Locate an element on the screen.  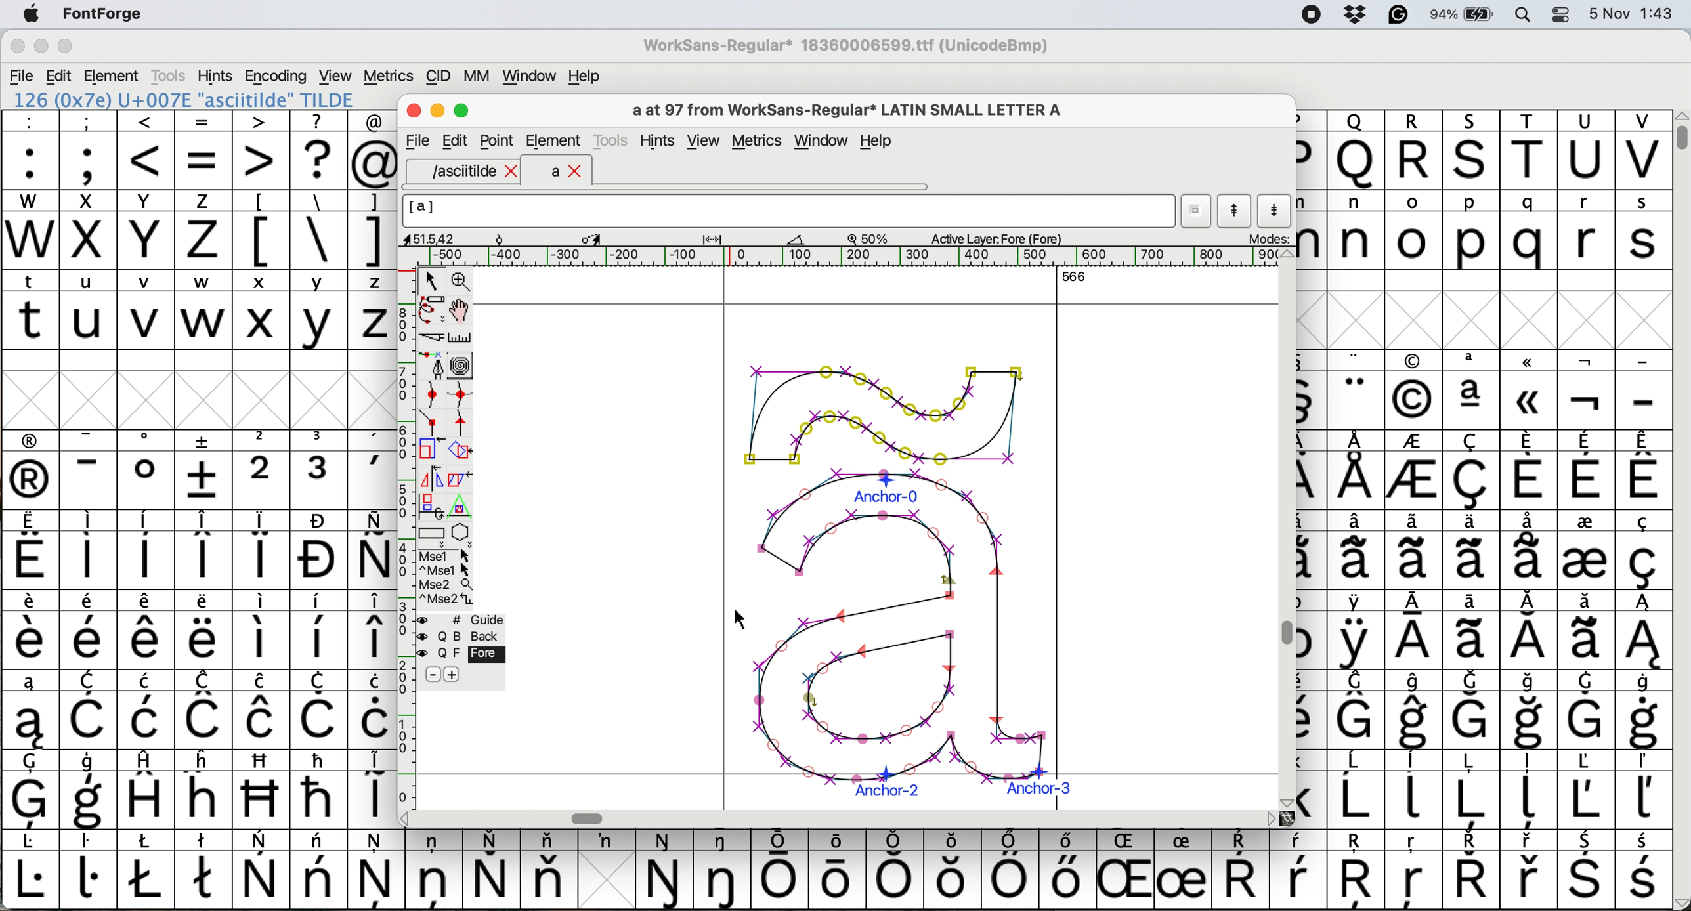
view is located at coordinates (333, 74).